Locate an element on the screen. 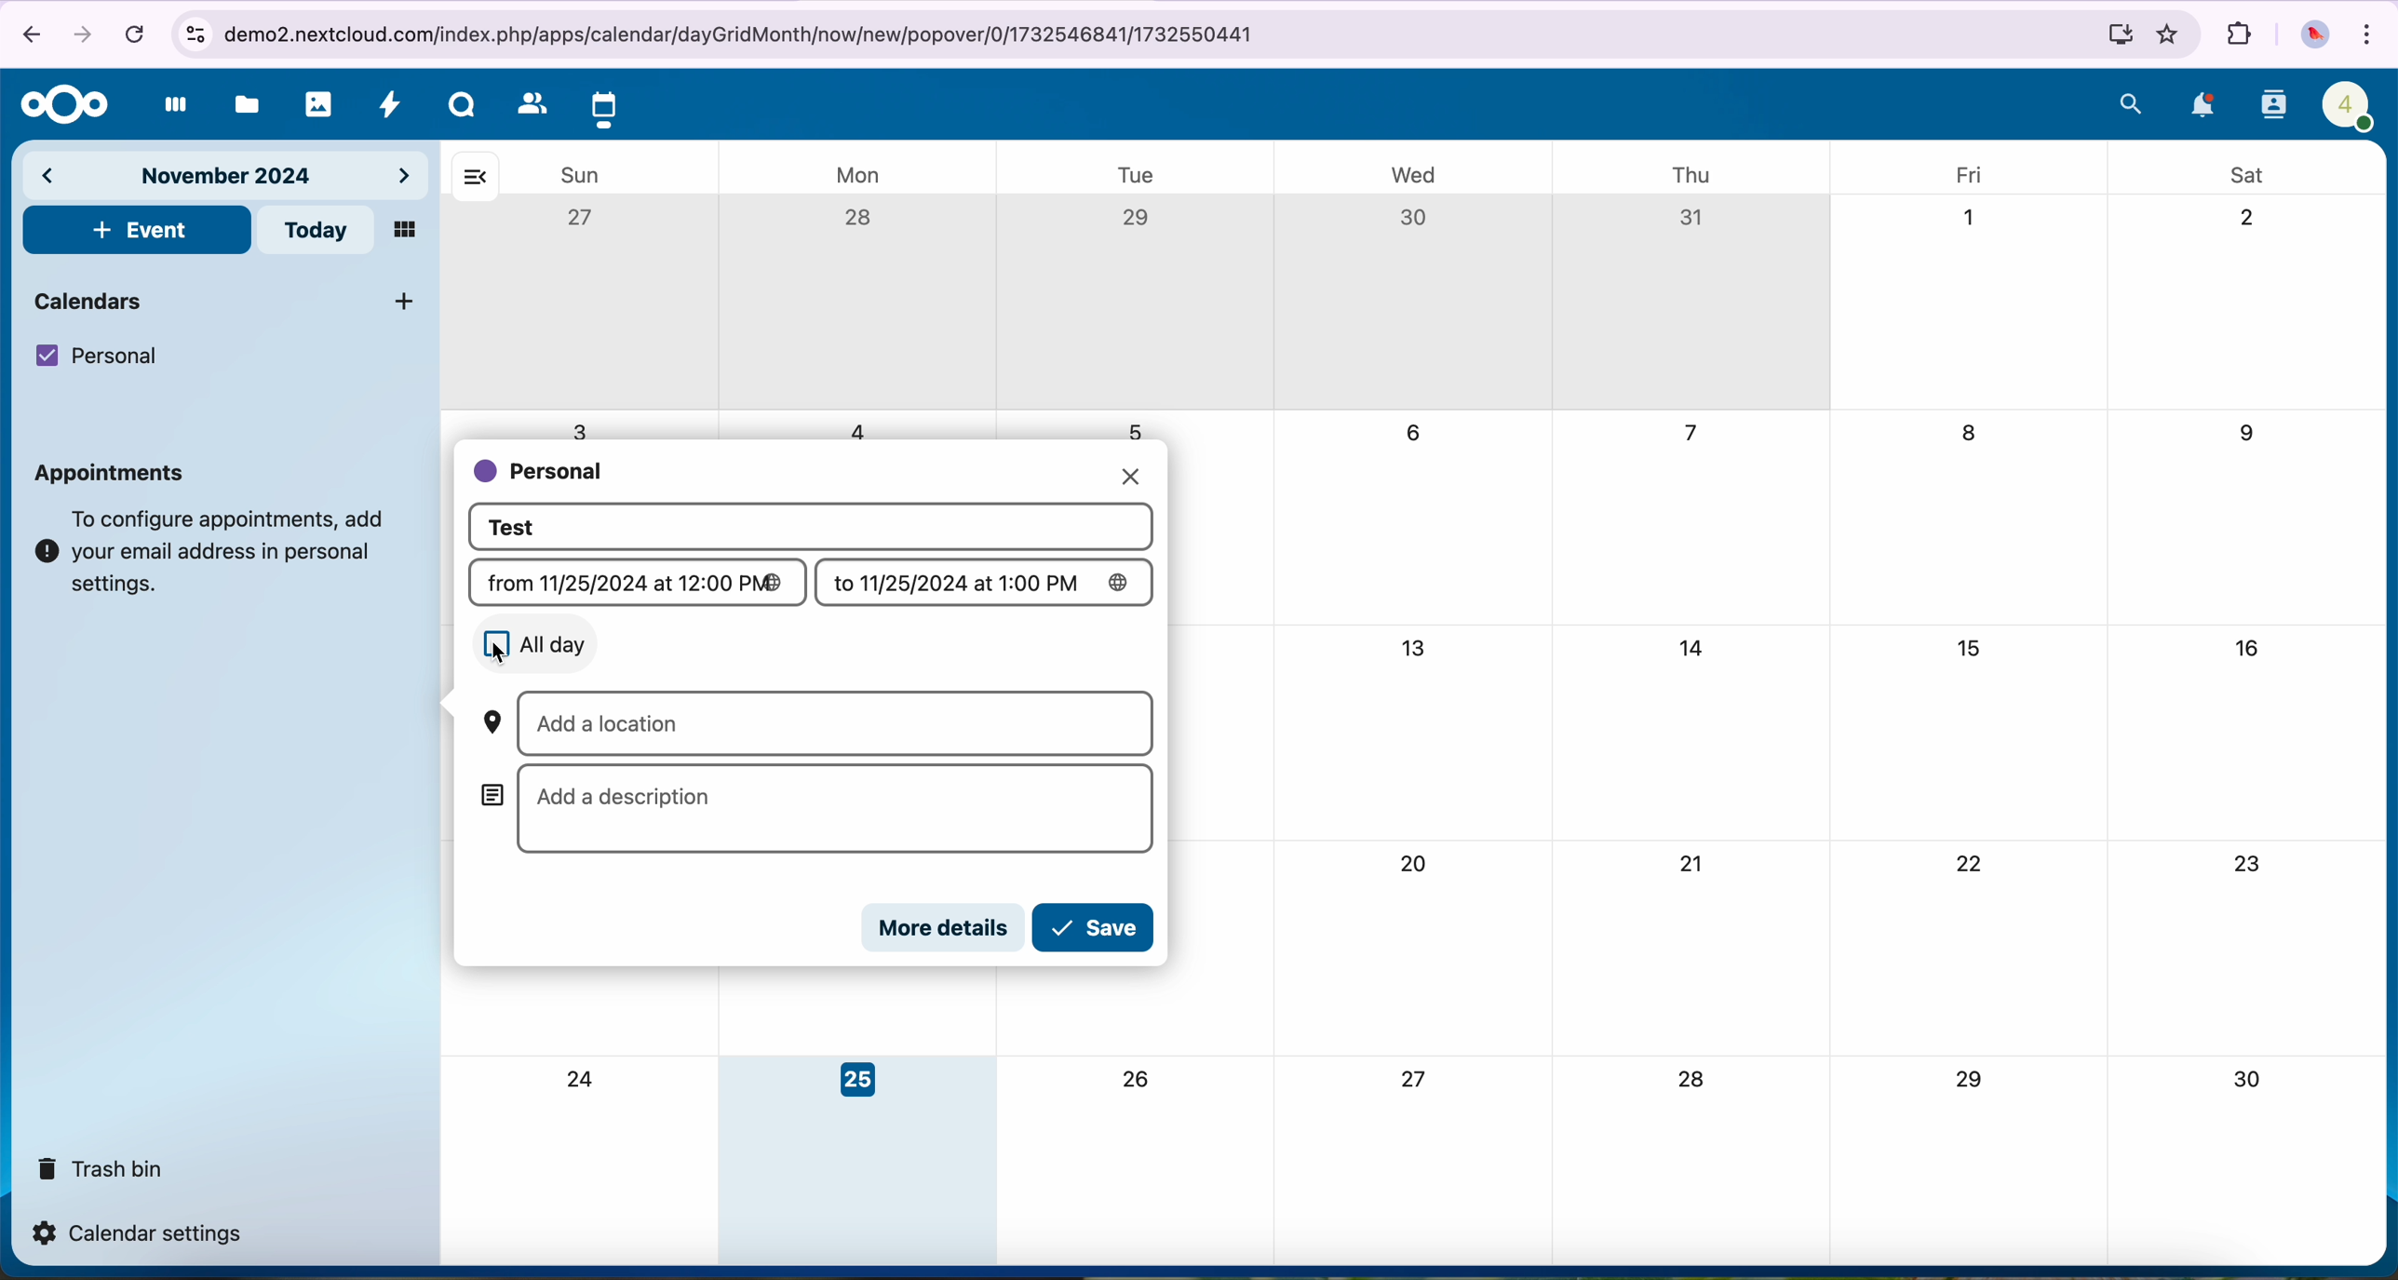 The height and width of the screenshot is (1280, 2398). notifications is located at coordinates (2203, 107).